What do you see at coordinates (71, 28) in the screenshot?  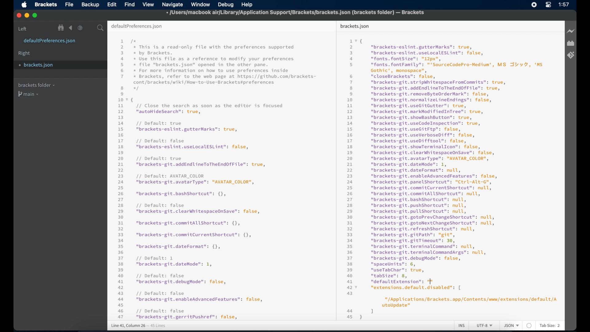 I see `navigate backward` at bounding box center [71, 28].